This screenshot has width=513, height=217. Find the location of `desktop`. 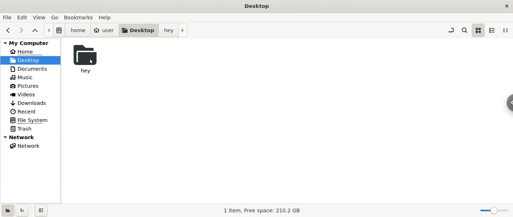

desktop is located at coordinates (31, 60).